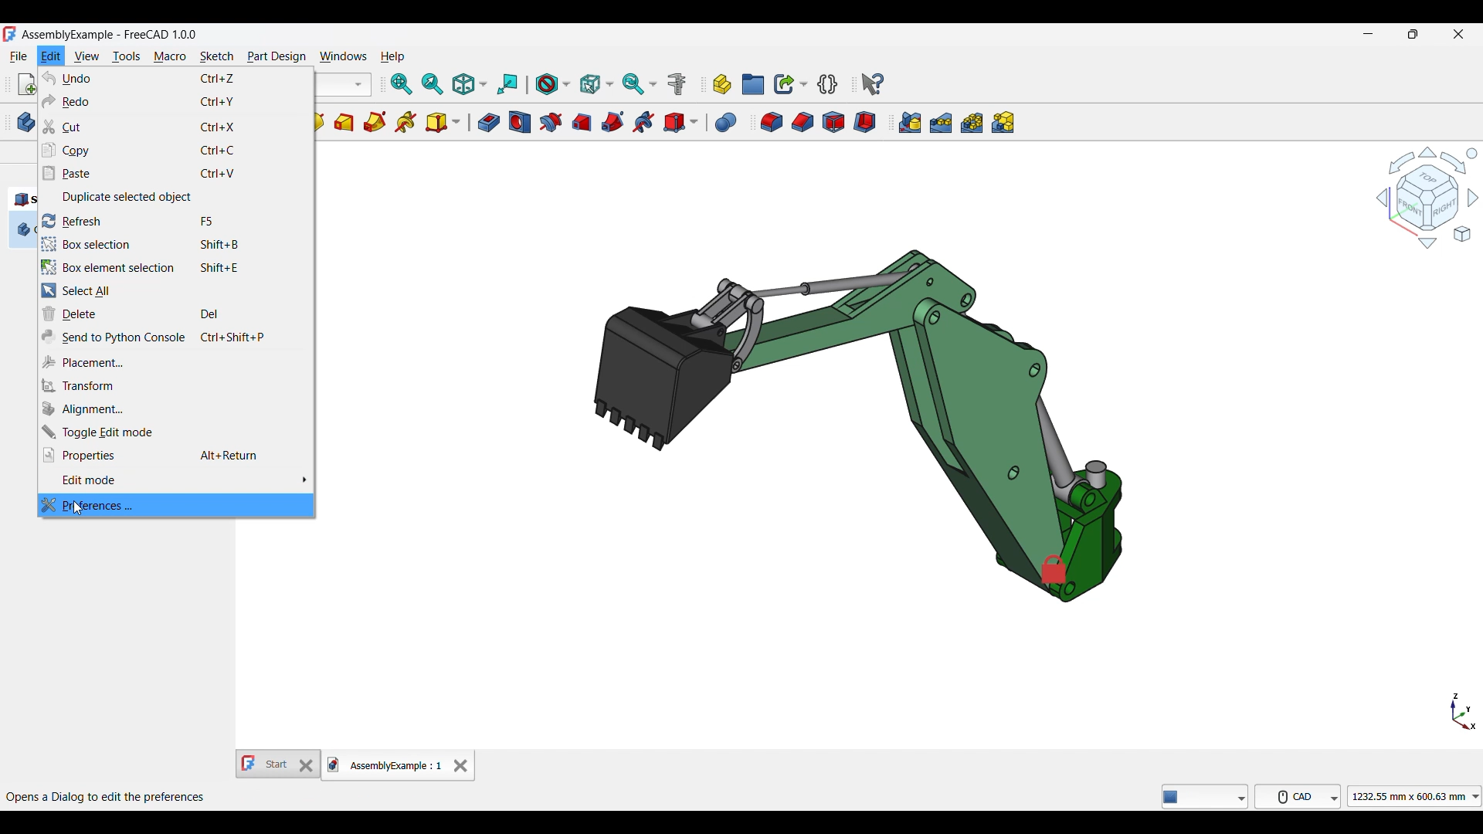 Image resolution: width=1483 pixels, height=834 pixels. What do you see at coordinates (110, 35) in the screenshot?
I see `Project name, software name and version` at bounding box center [110, 35].